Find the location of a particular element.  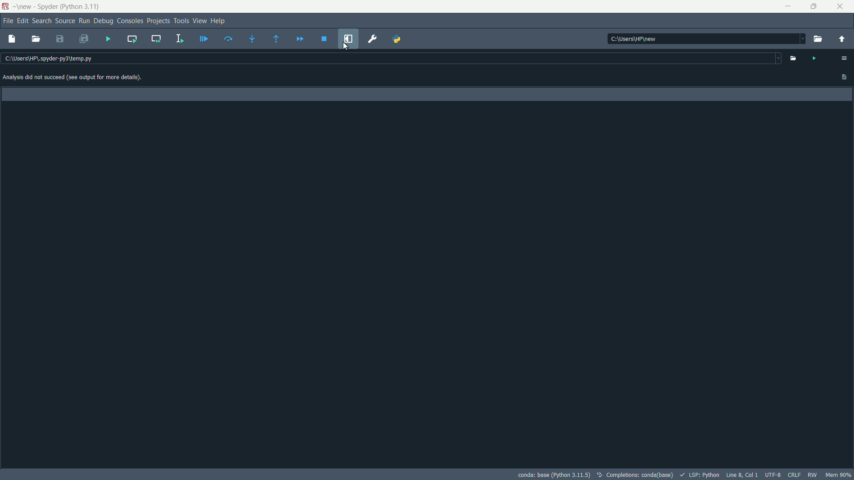

python path manager is located at coordinates (397, 38).